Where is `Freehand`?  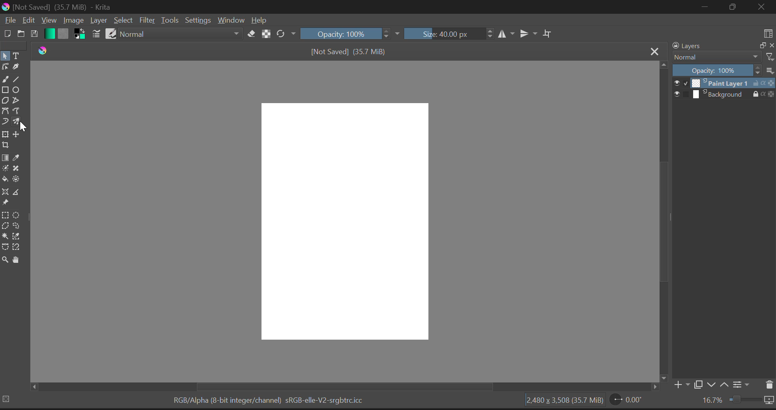
Freehand is located at coordinates (5, 78).